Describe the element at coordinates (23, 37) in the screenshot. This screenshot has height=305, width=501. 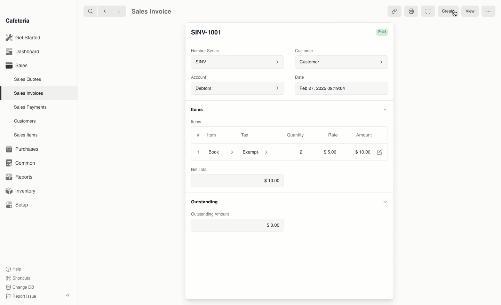
I see `Get Started` at that location.